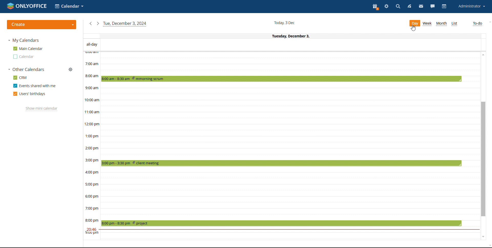  Describe the element at coordinates (34, 86) in the screenshot. I see `events shared with me` at that location.